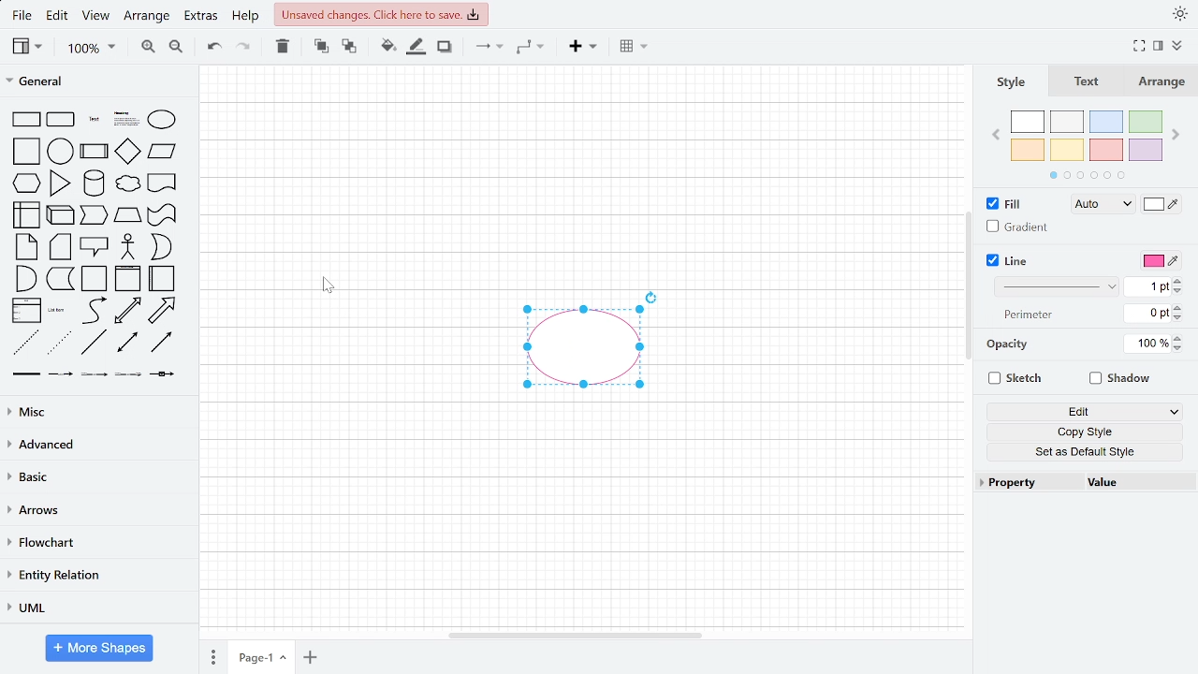 The width and height of the screenshot is (1198, 674). I want to click on line, so click(93, 343).